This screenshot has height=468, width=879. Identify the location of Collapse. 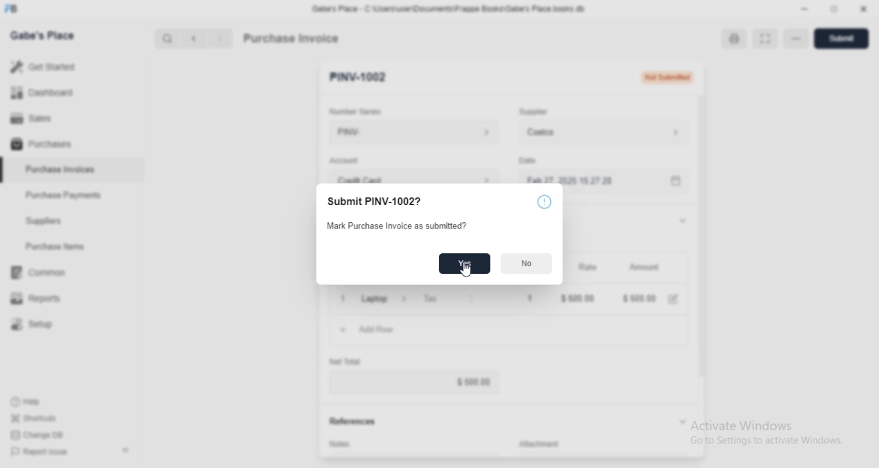
(126, 450).